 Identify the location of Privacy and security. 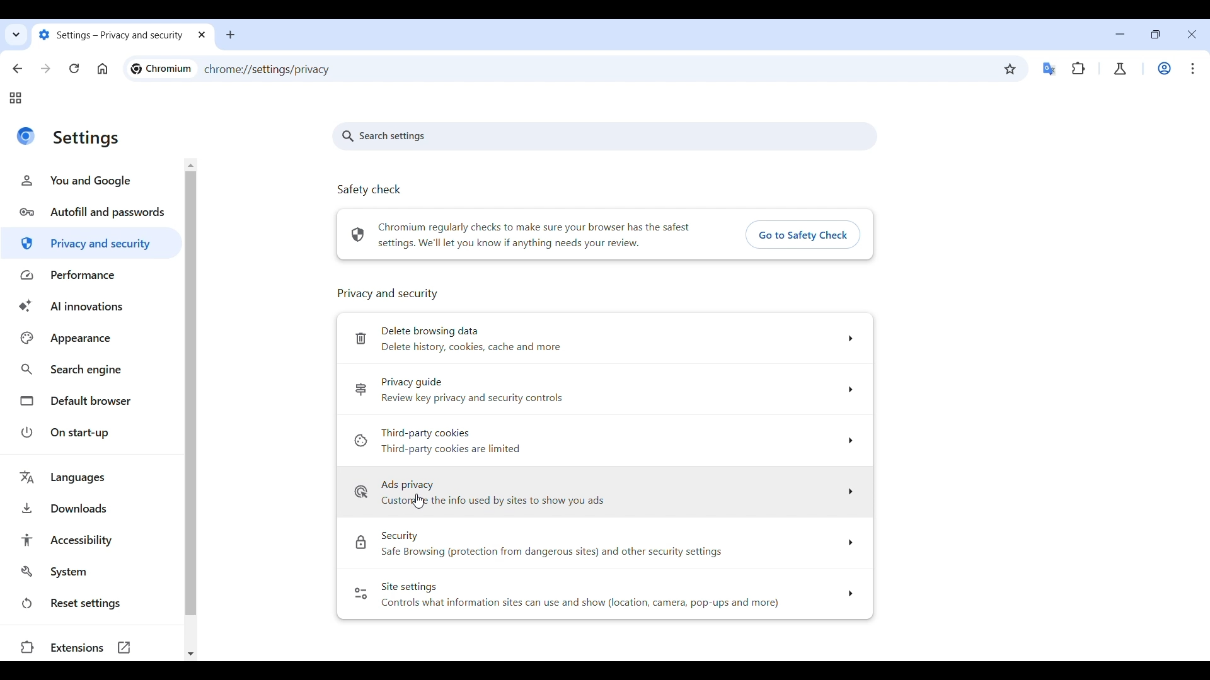
(386, 292).